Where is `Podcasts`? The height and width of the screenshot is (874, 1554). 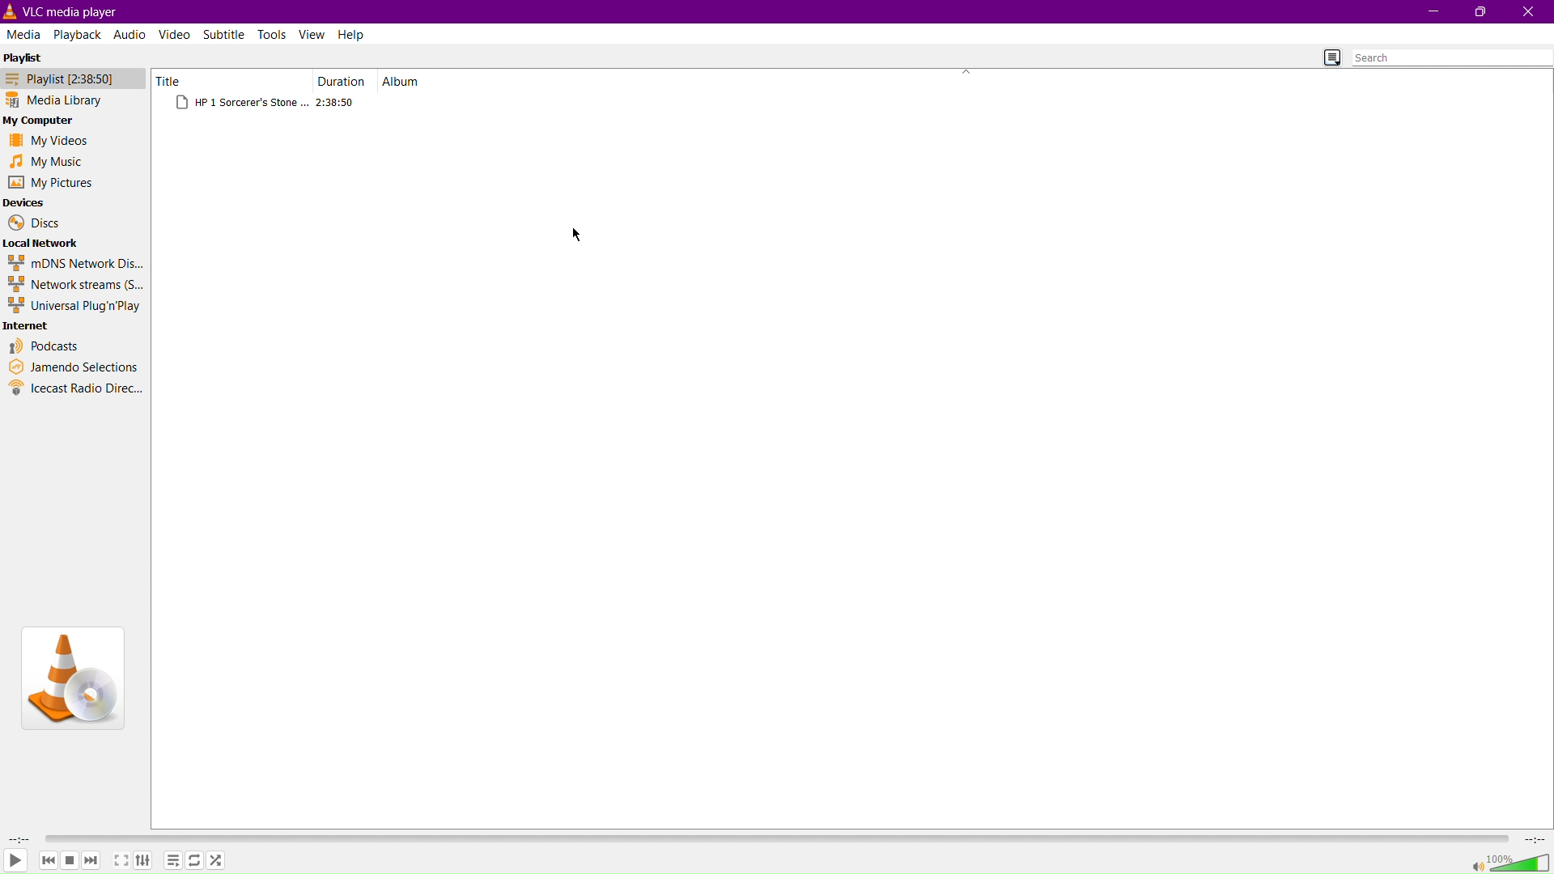 Podcasts is located at coordinates (45, 346).